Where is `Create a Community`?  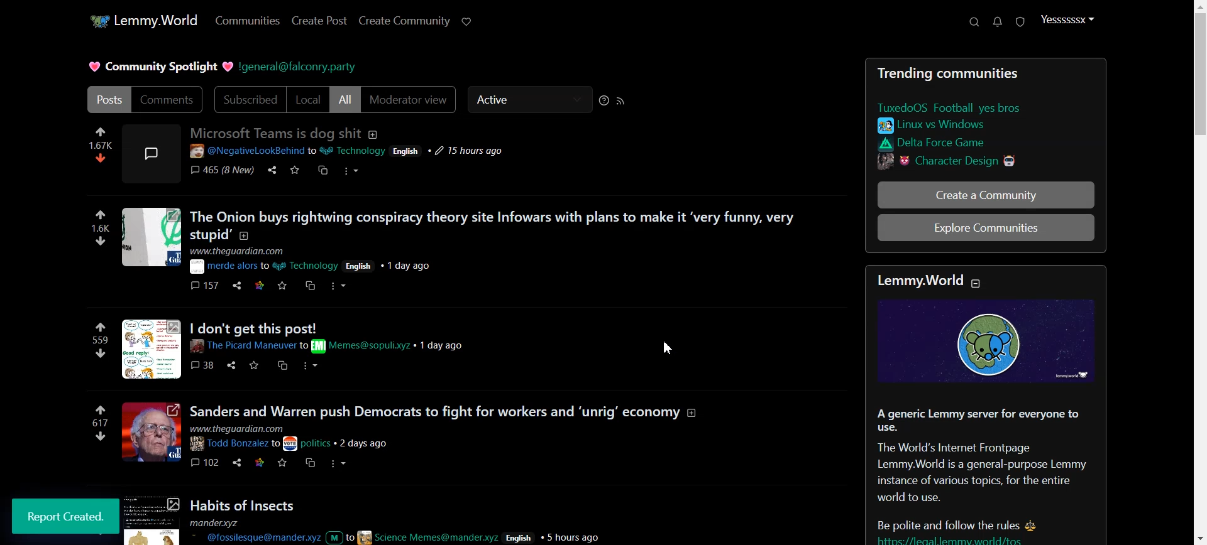 Create a Community is located at coordinates (986, 196).